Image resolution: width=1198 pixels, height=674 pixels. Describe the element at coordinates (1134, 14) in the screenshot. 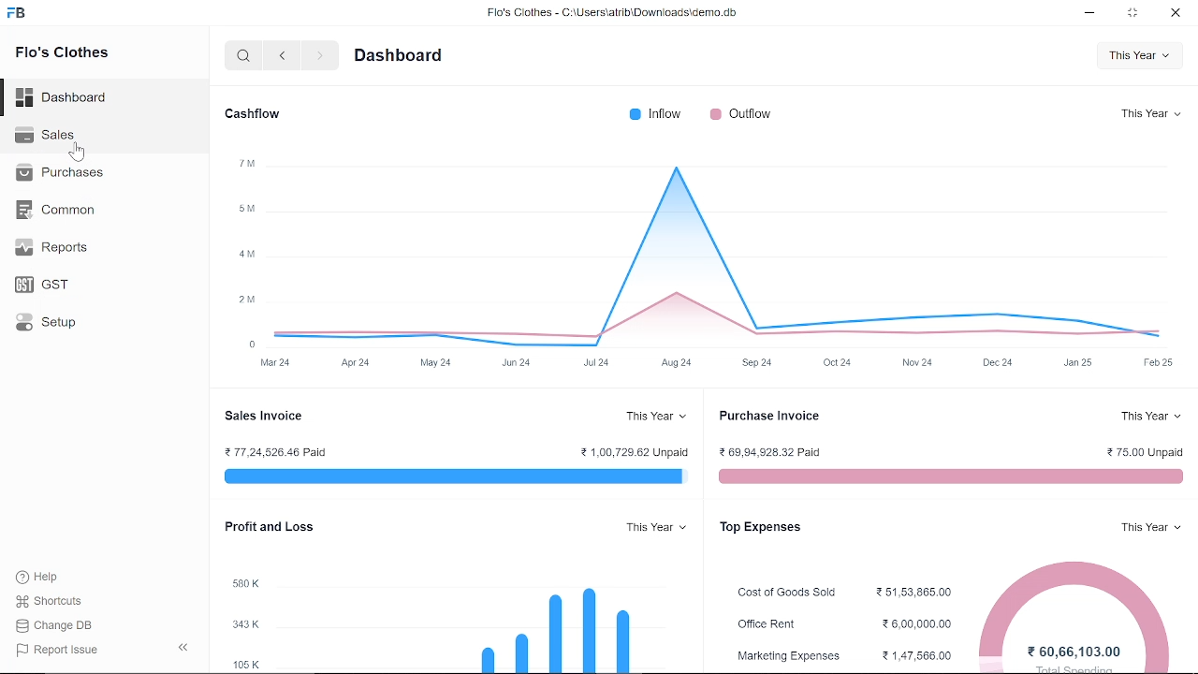

I see `restore down` at that location.